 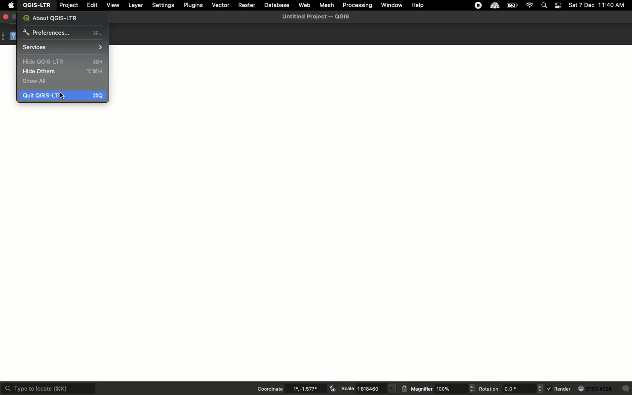 I want to click on Notification, so click(x=557, y=6).